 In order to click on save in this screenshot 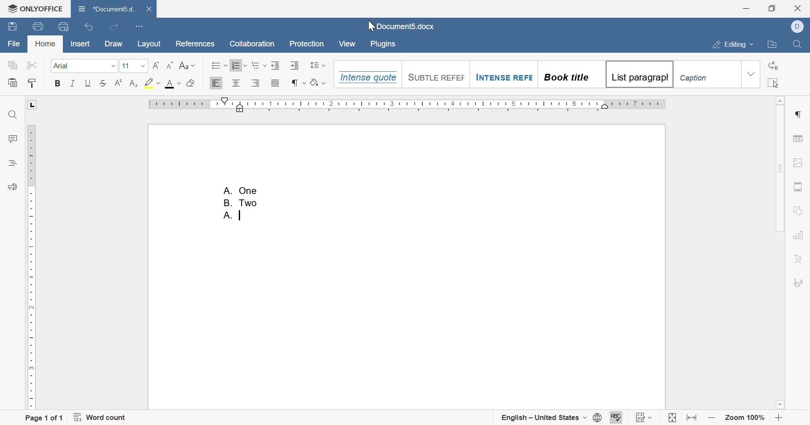, I will do `click(14, 27)`.